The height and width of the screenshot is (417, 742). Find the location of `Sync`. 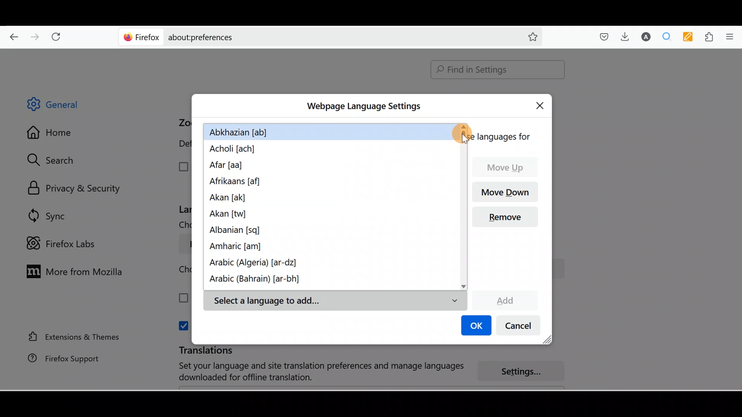

Sync is located at coordinates (48, 215).